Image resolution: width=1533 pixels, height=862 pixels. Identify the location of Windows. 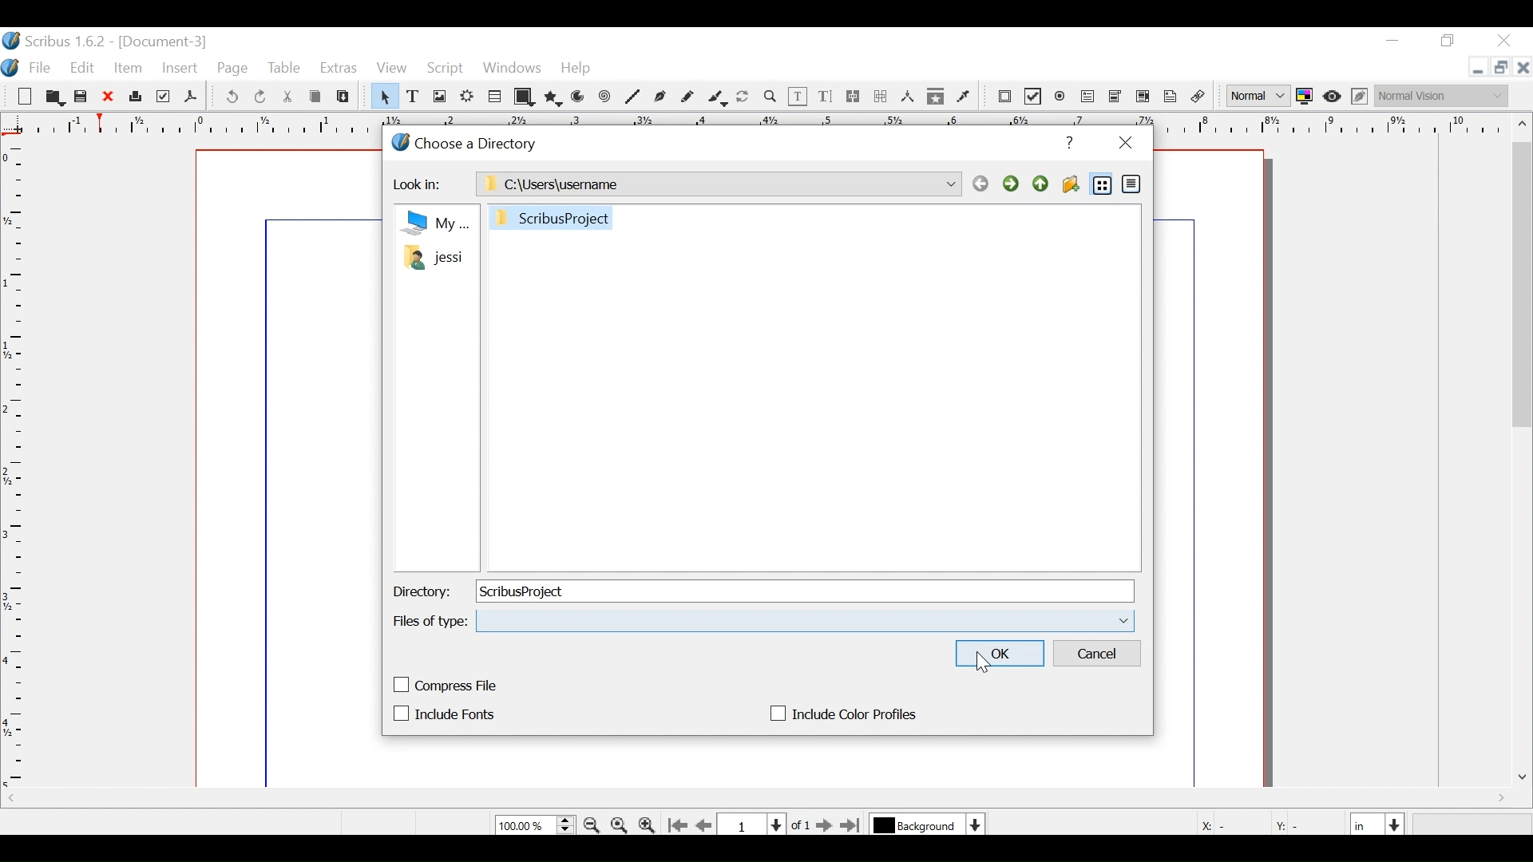
(511, 70).